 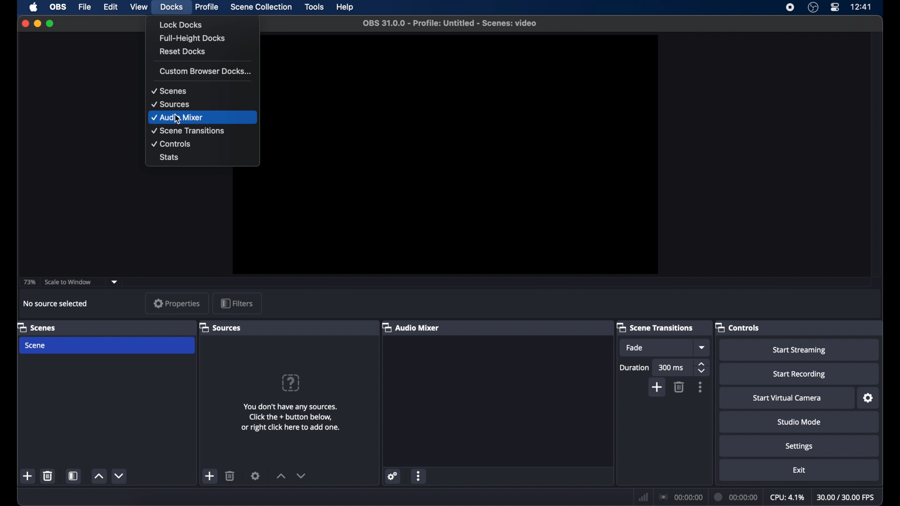 I want to click on controls, so click(x=171, y=144).